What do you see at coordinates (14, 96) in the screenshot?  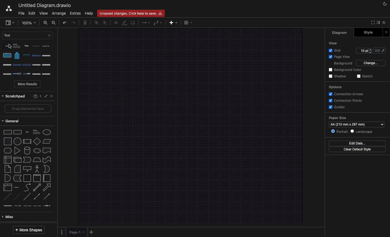 I see `Scratchpad` at bounding box center [14, 96].